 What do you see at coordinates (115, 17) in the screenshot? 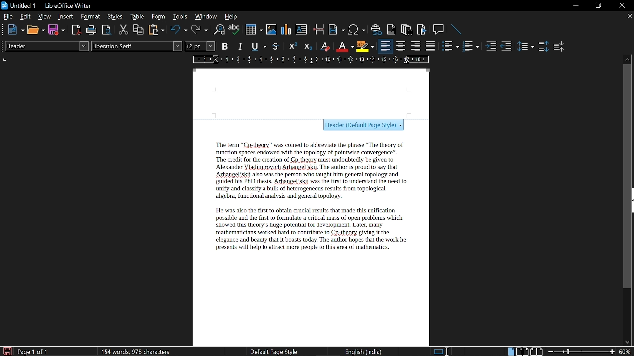
I see `Styles` at bounding box center [115, 17].